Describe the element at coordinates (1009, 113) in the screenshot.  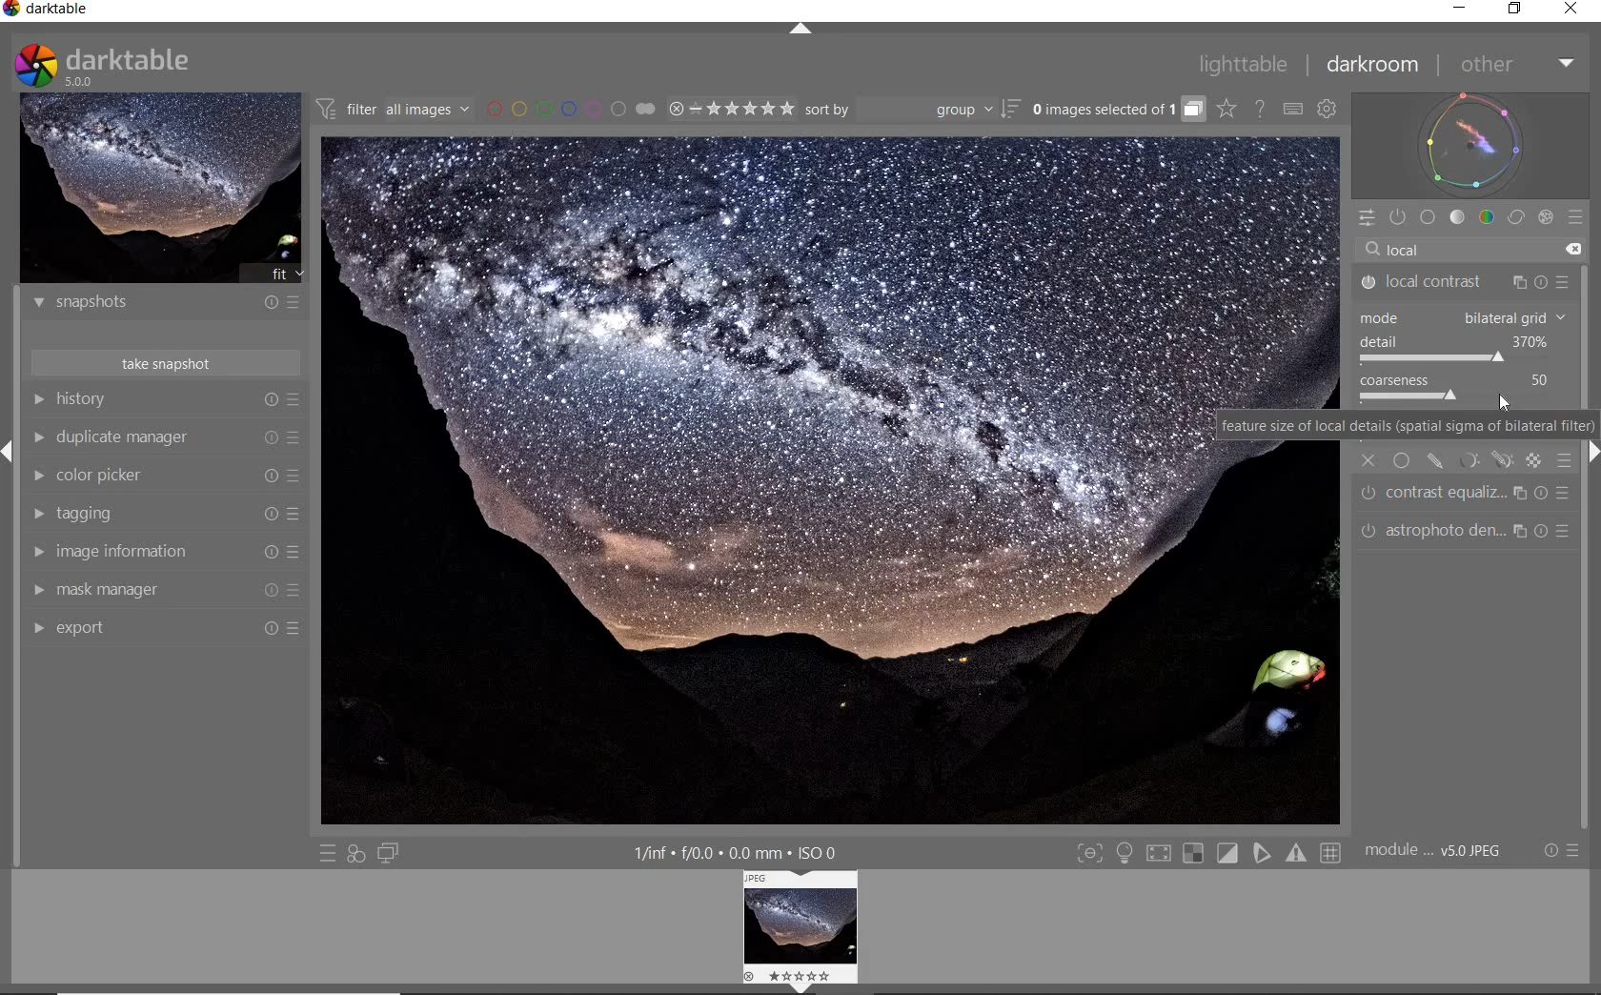
I see `sort` at that location.